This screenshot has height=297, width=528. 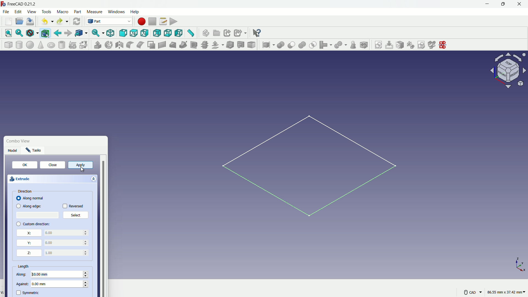 I want to click on 0.00 mm, so click(x=59, y=284).